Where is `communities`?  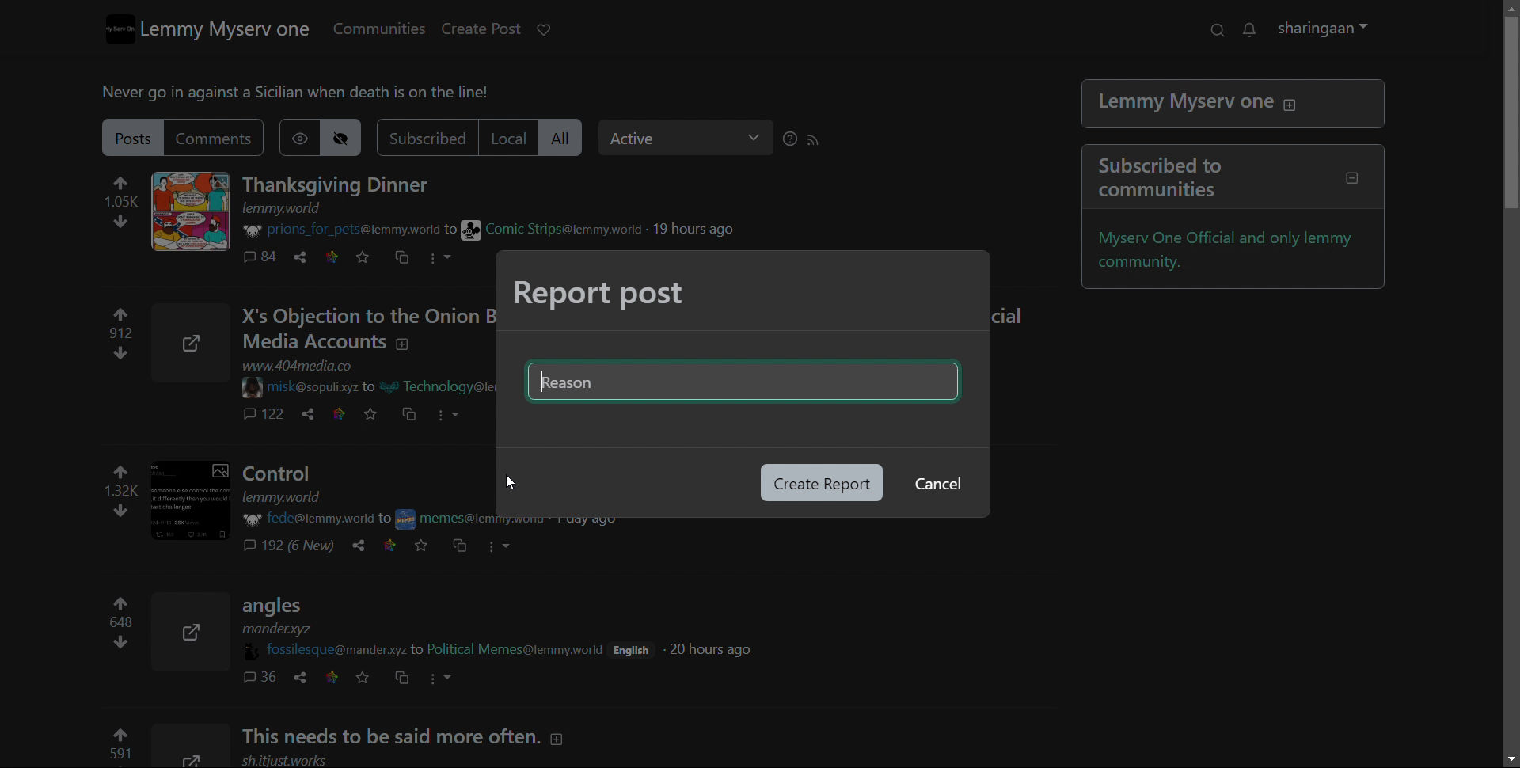
communities is located at coordinates (387, 29).